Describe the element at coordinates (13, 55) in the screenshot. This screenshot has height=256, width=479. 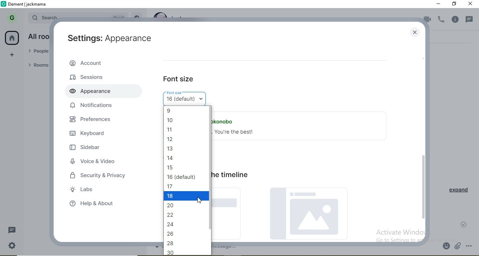
I see `add` at that location.